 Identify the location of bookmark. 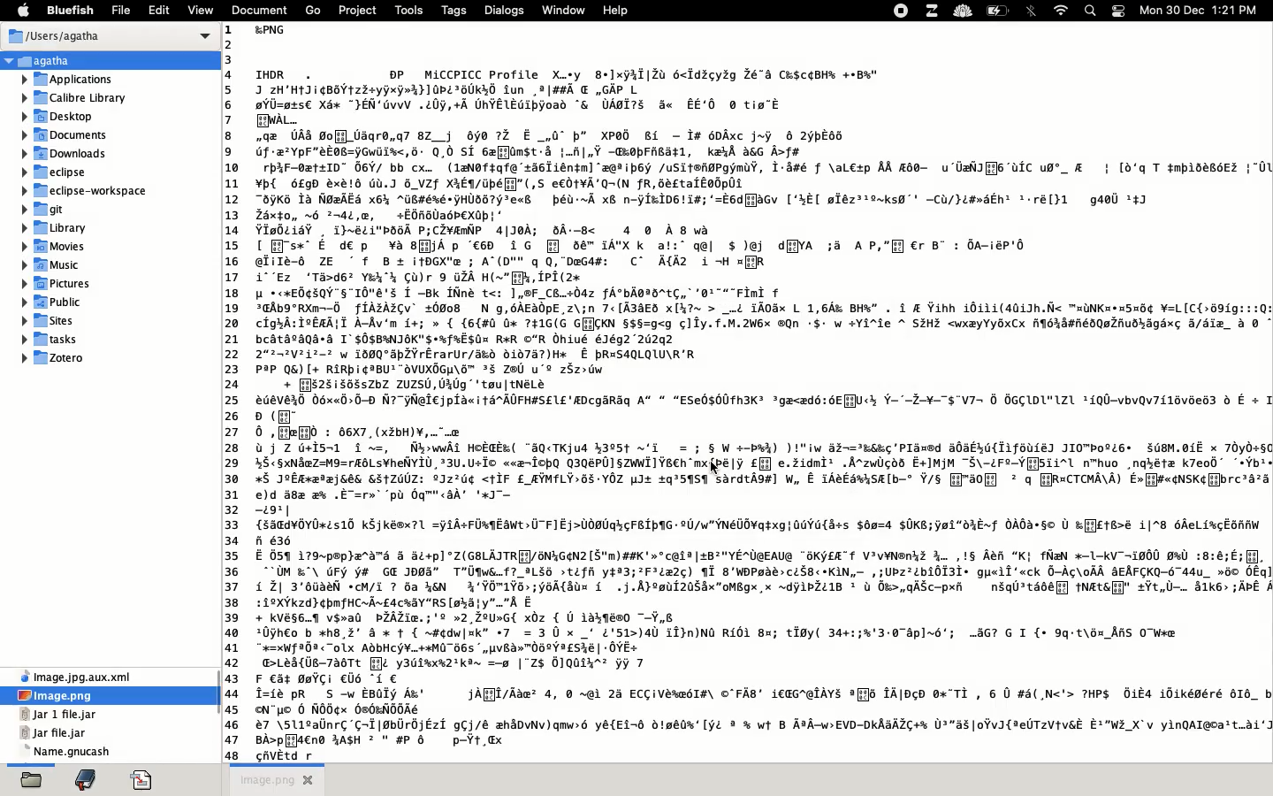
(85, 777).